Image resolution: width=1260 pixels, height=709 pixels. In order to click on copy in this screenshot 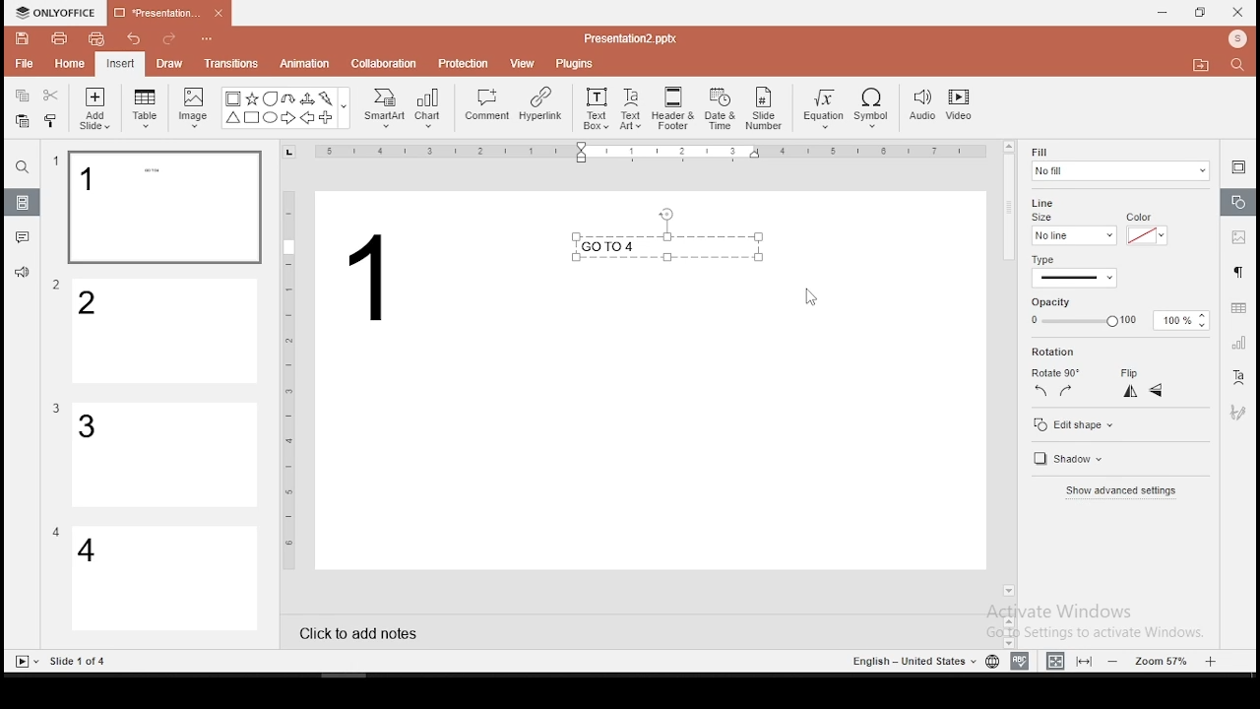, I will do `click(22, 96)`.